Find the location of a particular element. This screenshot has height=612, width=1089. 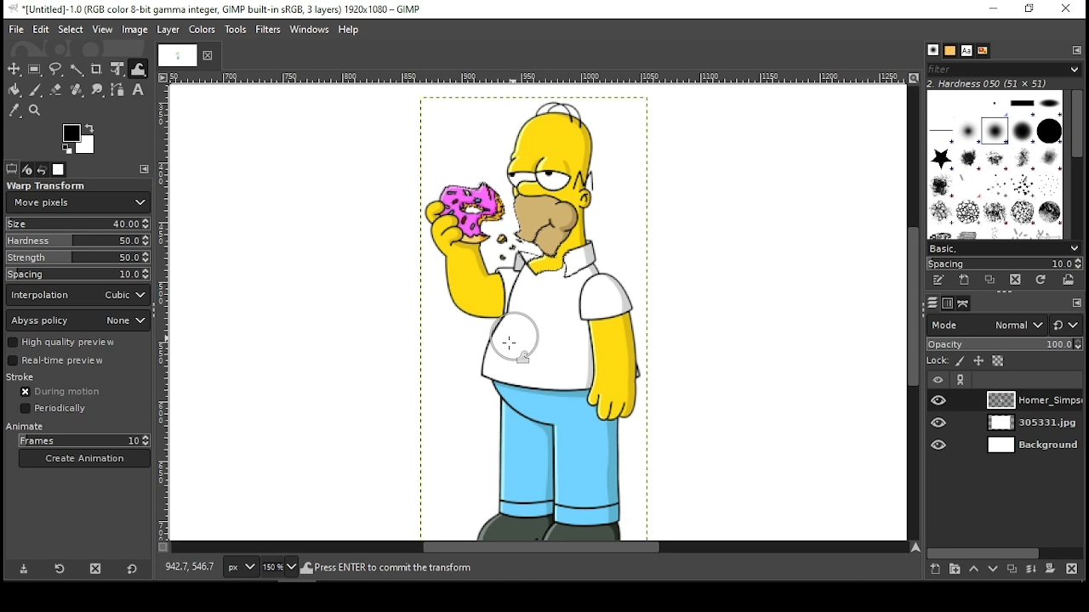

vertical scale is located at coordinates (544, 76).